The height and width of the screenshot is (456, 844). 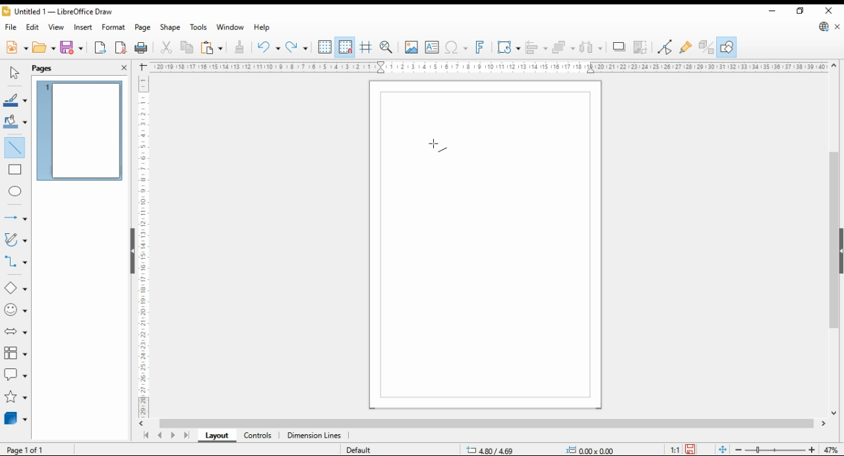 What do you see at coordinates (187, 436) in the screenshot?
I see `last page` at bounding box center [187, 436].